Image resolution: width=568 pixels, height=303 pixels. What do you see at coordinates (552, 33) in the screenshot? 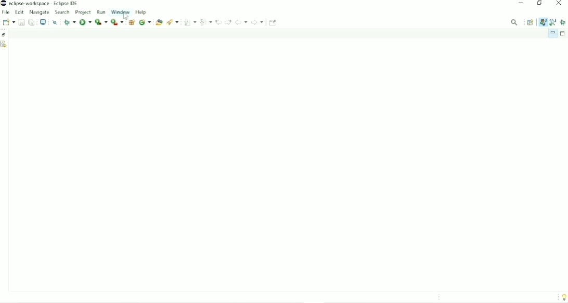
I see `Minimize` at bounding box center [552, 33].